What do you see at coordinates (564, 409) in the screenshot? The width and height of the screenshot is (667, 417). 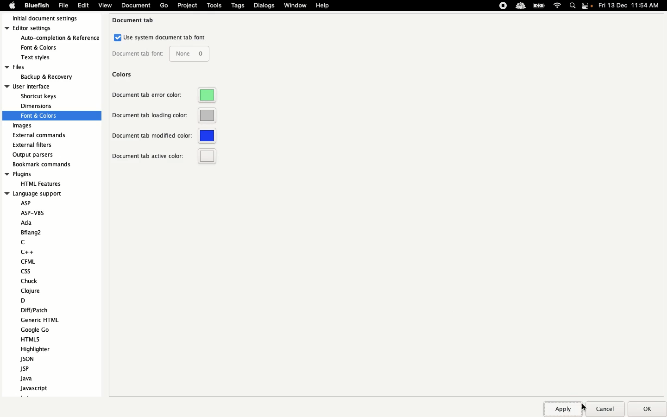 I see `Apply` at bounding box center [564, 409].